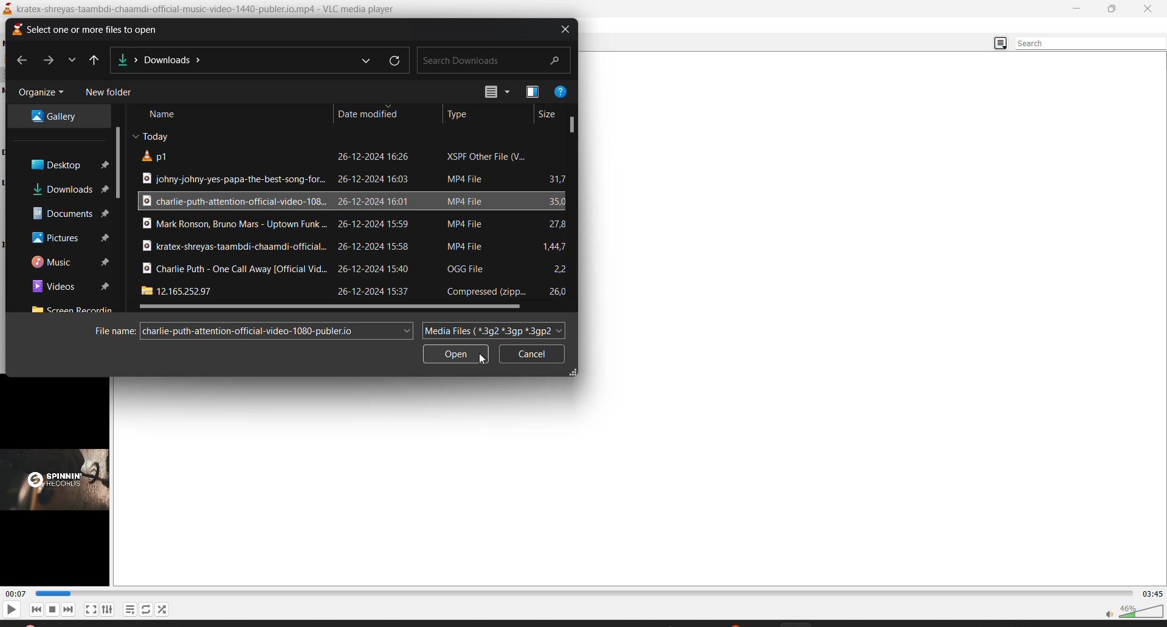 The image size is (1167, 627). I want to click on file type, so click(467, 222).